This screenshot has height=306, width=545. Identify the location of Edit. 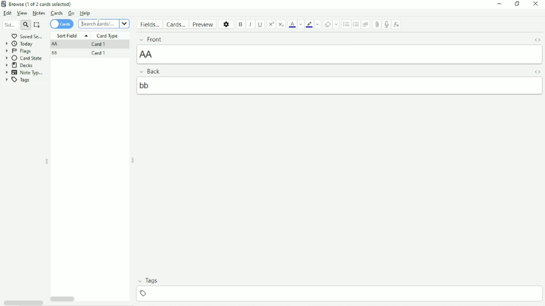
(8, 13).